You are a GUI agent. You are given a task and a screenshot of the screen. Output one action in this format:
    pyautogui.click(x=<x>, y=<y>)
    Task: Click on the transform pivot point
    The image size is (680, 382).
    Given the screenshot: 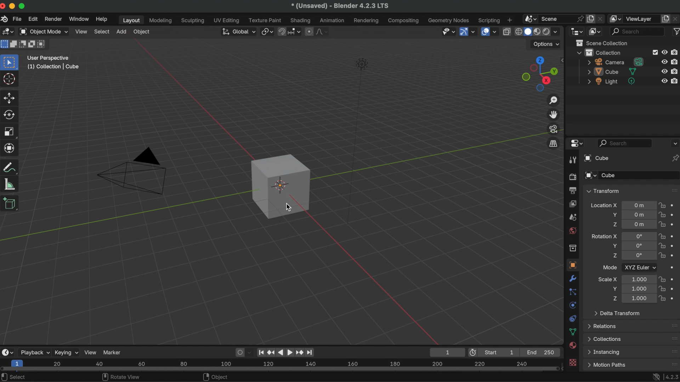 What is the action you would take?
    pyautogui.click(x=266, y=30)
    